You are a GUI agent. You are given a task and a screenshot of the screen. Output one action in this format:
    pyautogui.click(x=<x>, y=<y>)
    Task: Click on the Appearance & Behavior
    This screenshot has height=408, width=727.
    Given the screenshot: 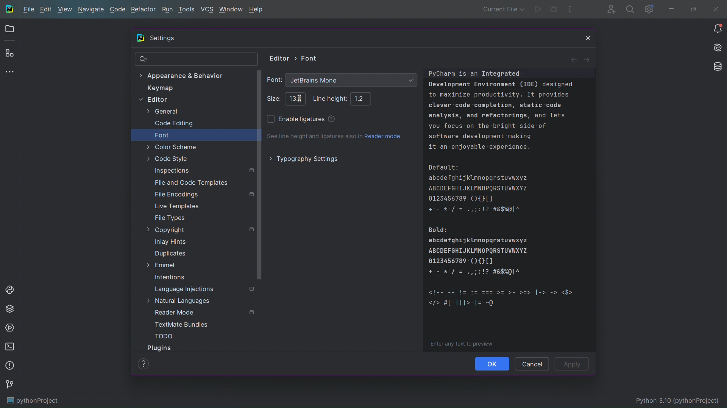 What is the action you would take?
    pyautogui.click(x=185, y=75)
    